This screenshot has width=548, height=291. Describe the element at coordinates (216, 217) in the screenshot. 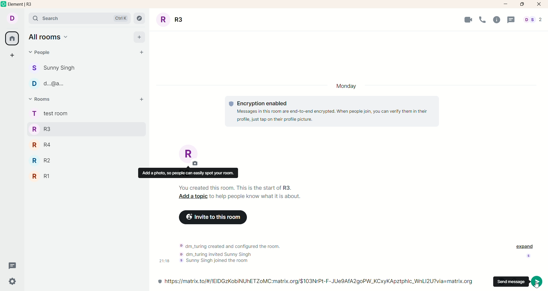

I see `invite to this room` at that location.